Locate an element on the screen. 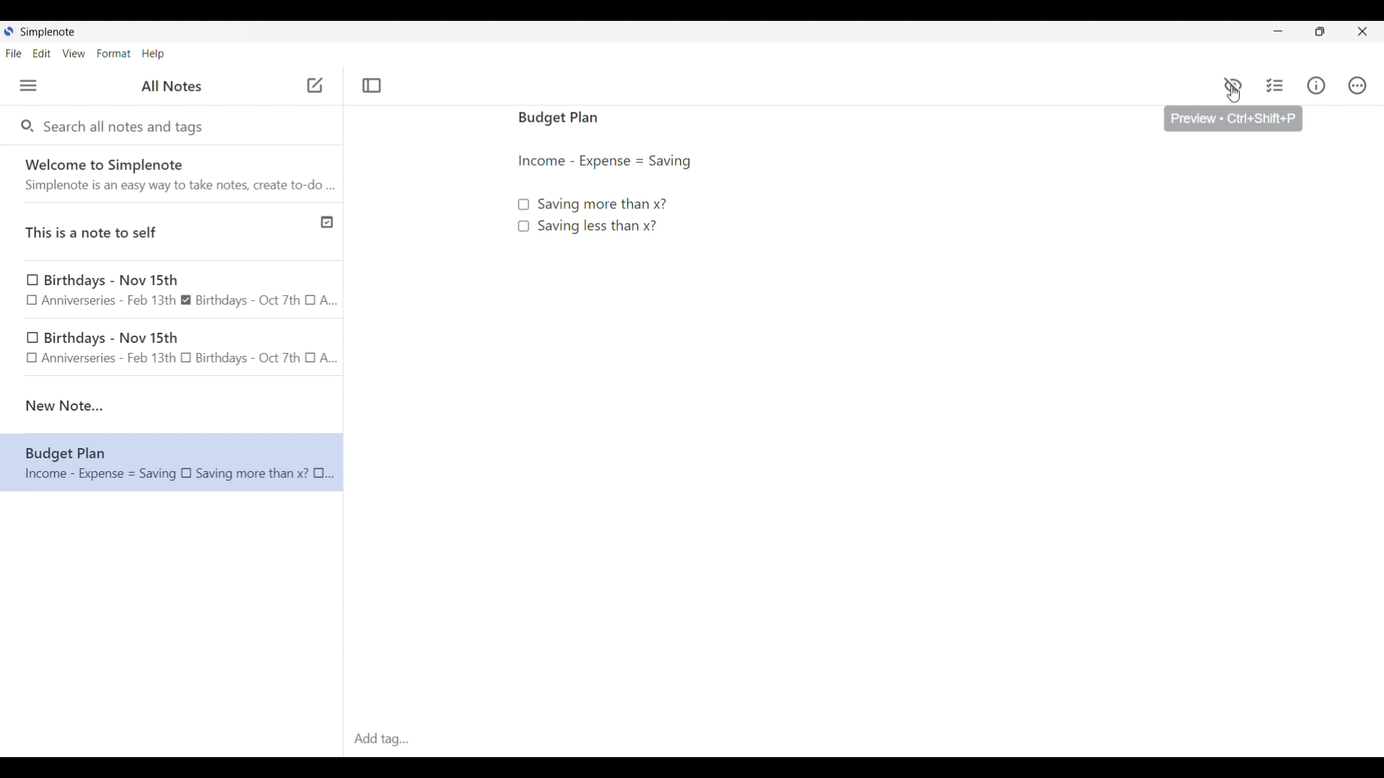 Image resolution: width=1384 pixels, height=778 pixels. Help menu is located at coordinates (153, 53).